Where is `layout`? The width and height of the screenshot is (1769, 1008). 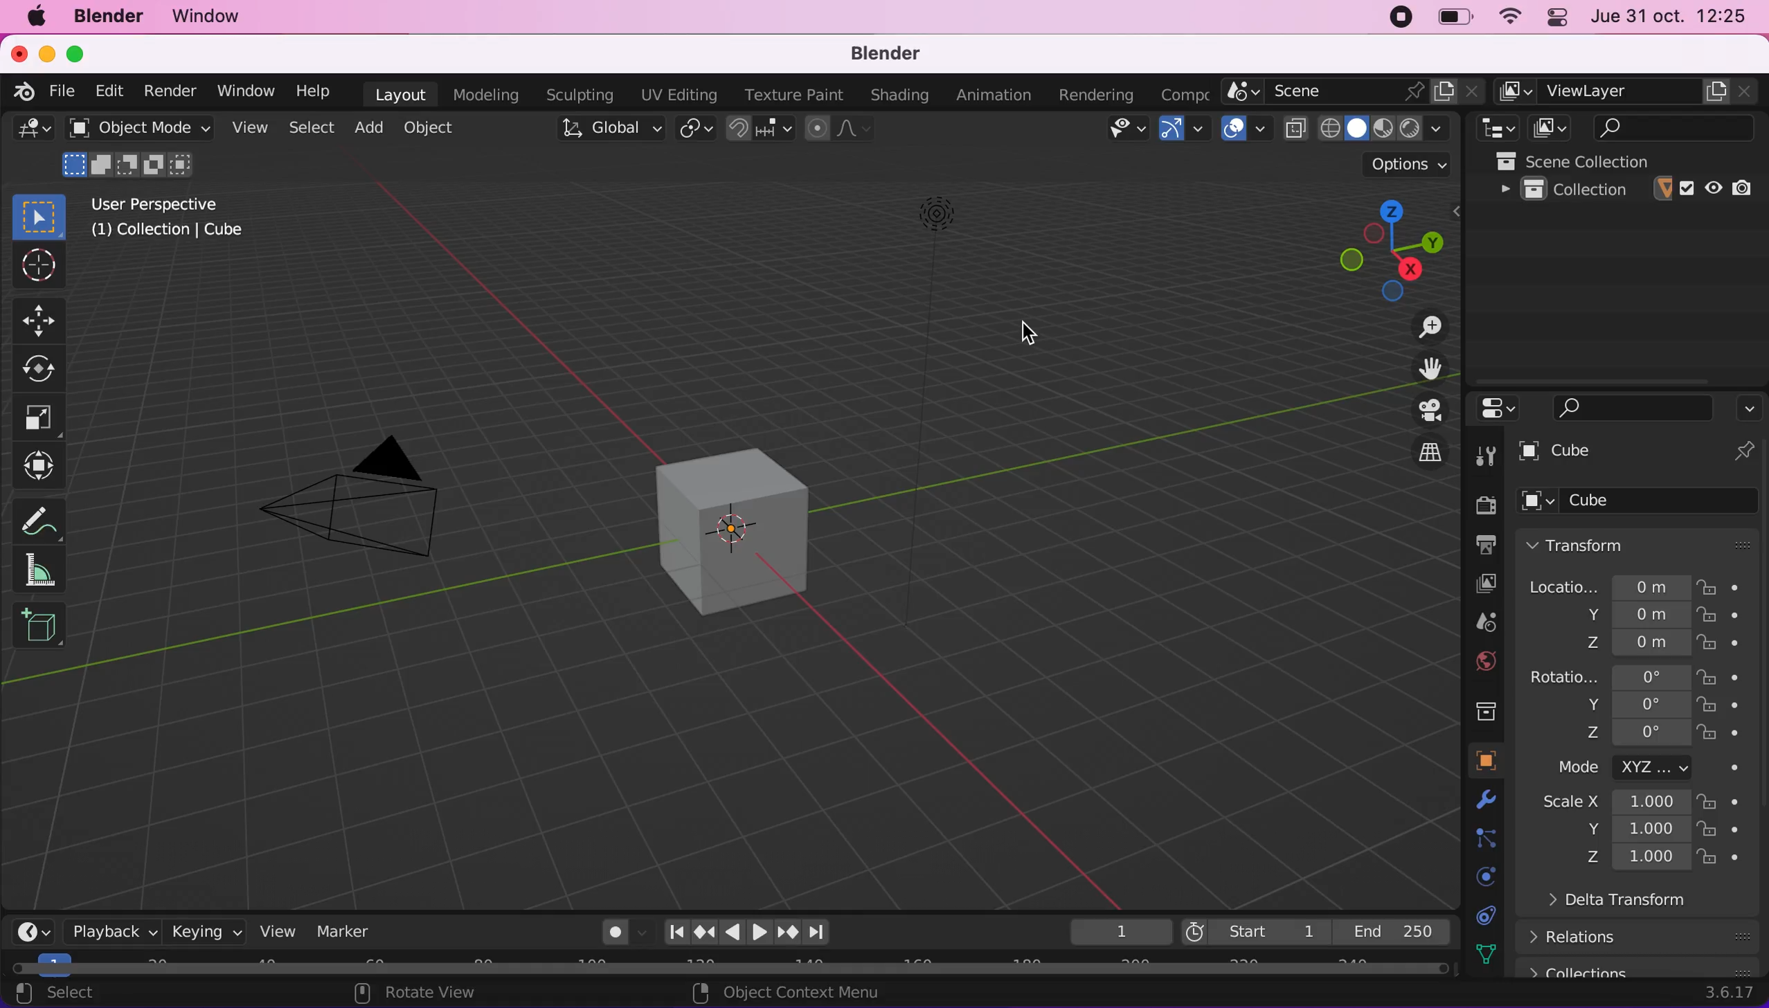
layout is located at coordinates (395, 93).